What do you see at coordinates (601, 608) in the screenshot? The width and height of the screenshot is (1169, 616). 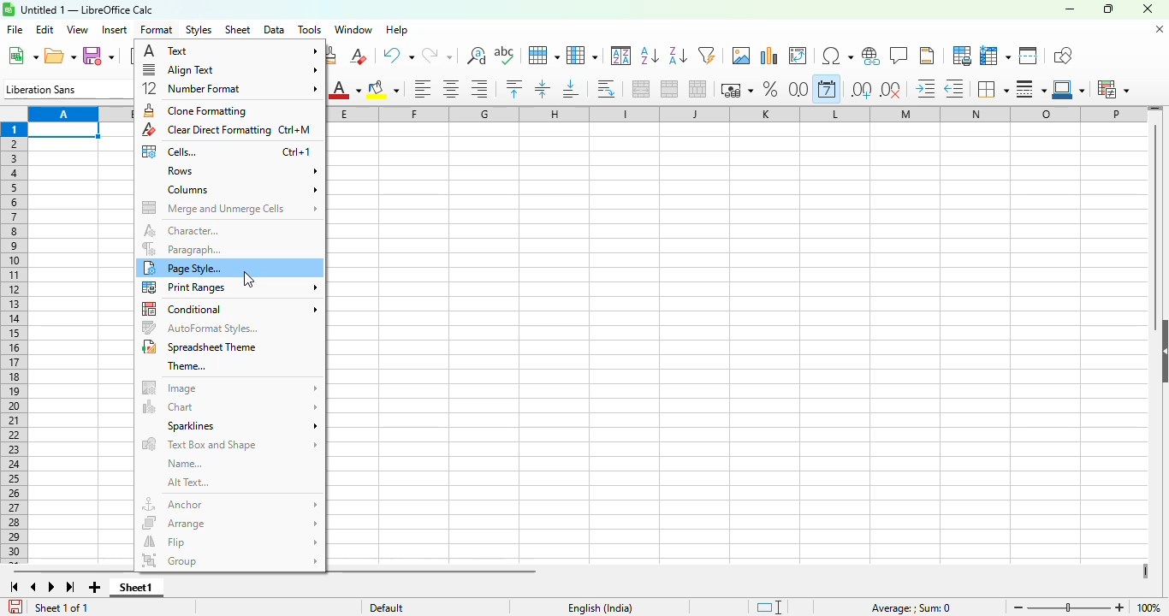 I see `text language` at bounding box center [601, 608].